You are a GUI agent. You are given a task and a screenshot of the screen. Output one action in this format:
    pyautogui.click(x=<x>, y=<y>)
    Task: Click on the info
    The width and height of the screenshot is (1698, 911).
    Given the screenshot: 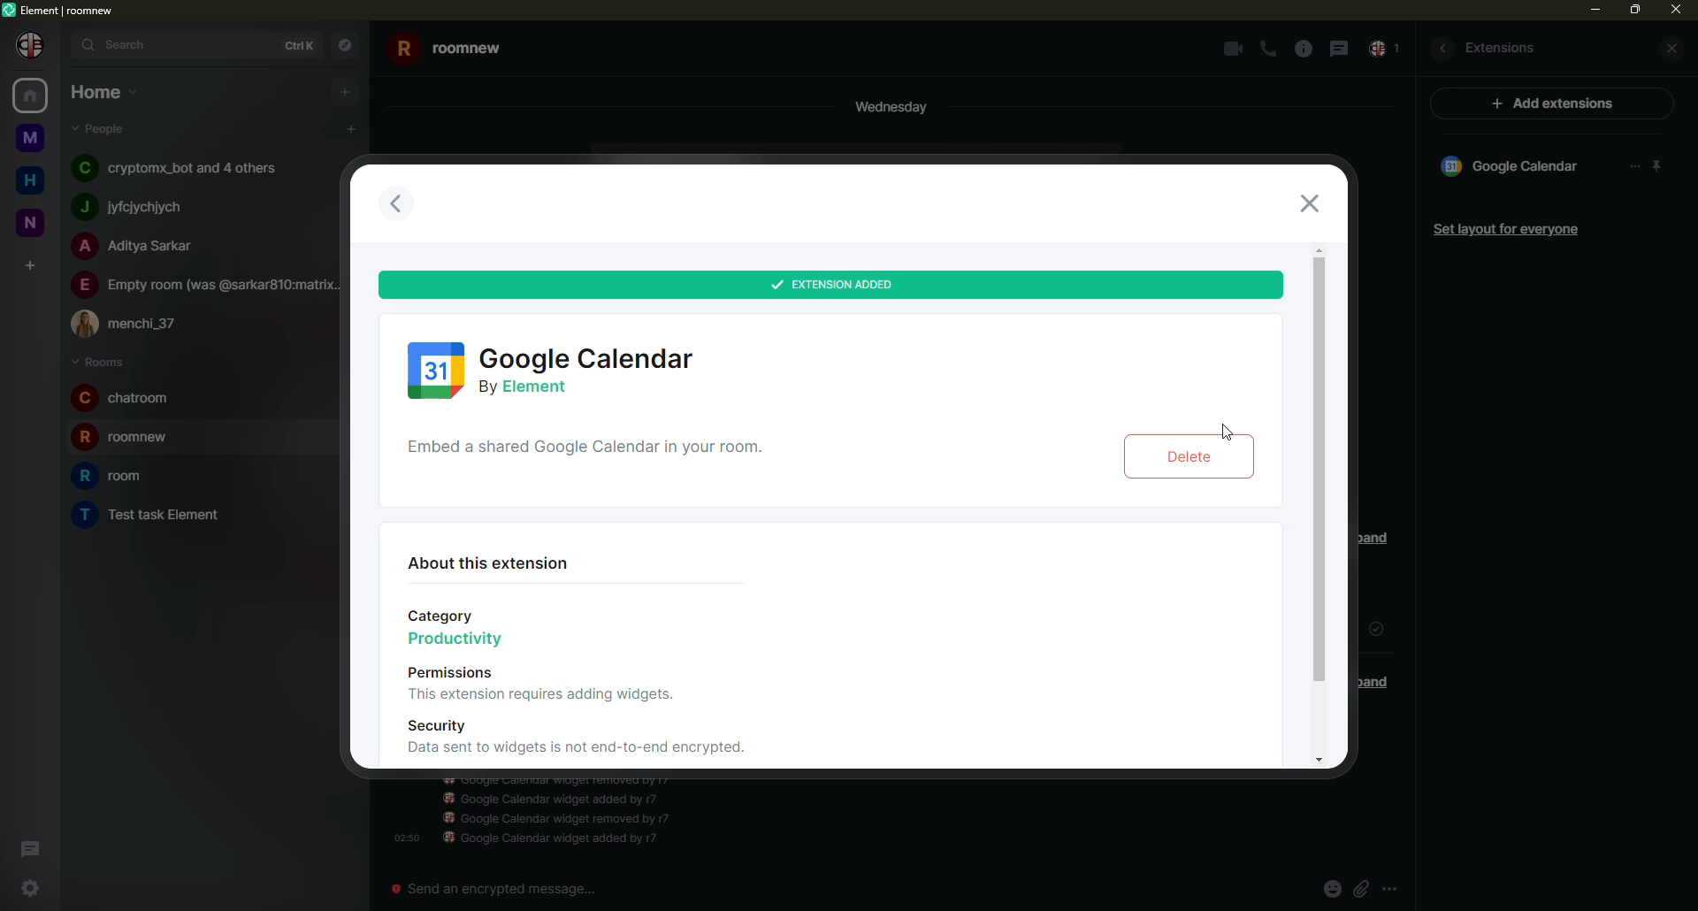 What is the action you would take?
    pyautogui.click(x=1546, y=524)
    